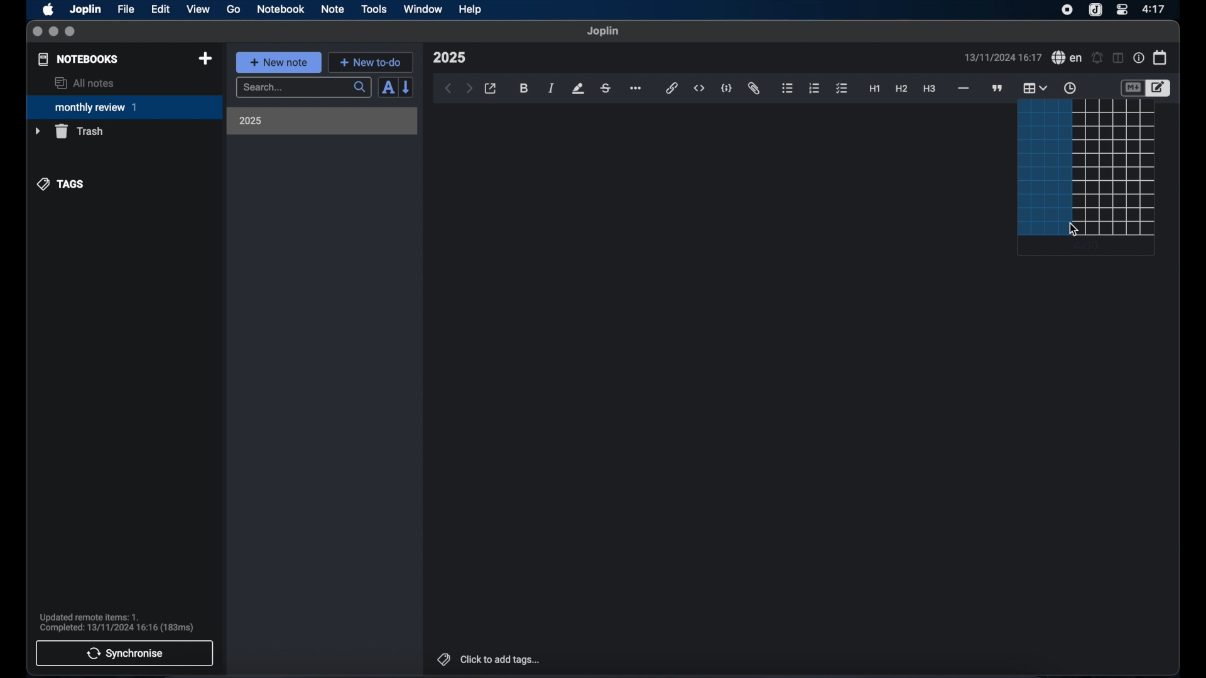 This screenshot has height=678, width=1206. What do you see at coordinates (281, 9) in the screenshot?
I see `notebook` at bounding box center [281, 9].